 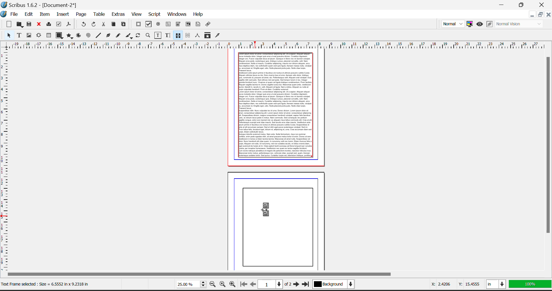 I want to click on Preview Mode, so click(x=479, y=24).